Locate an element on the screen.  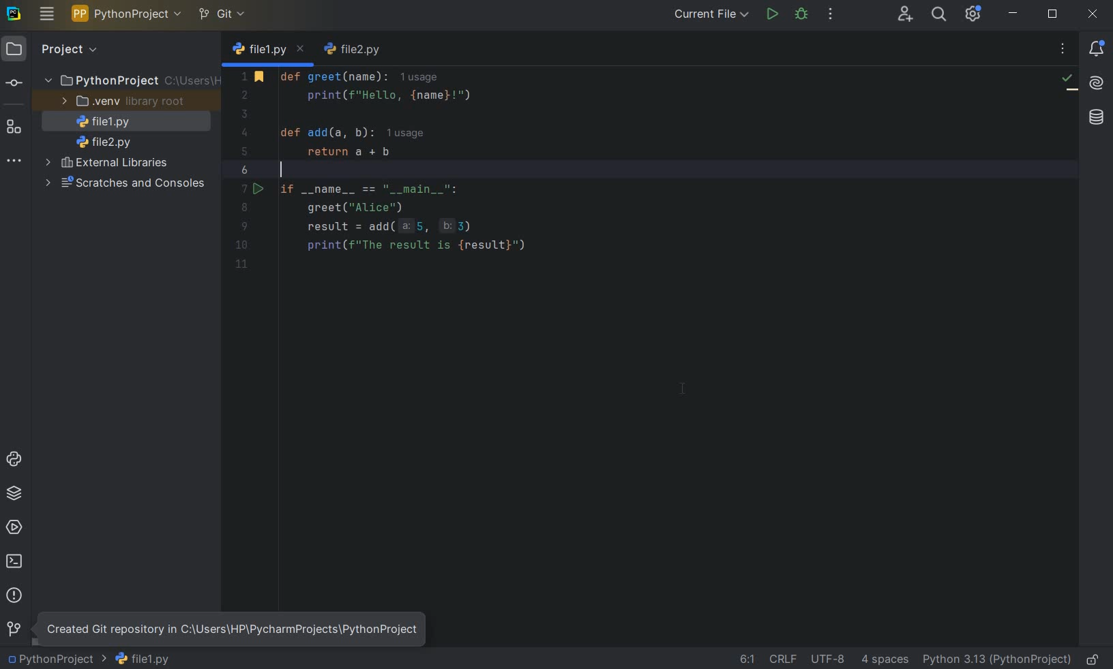
external libraries is located at coordinates (107, 165).